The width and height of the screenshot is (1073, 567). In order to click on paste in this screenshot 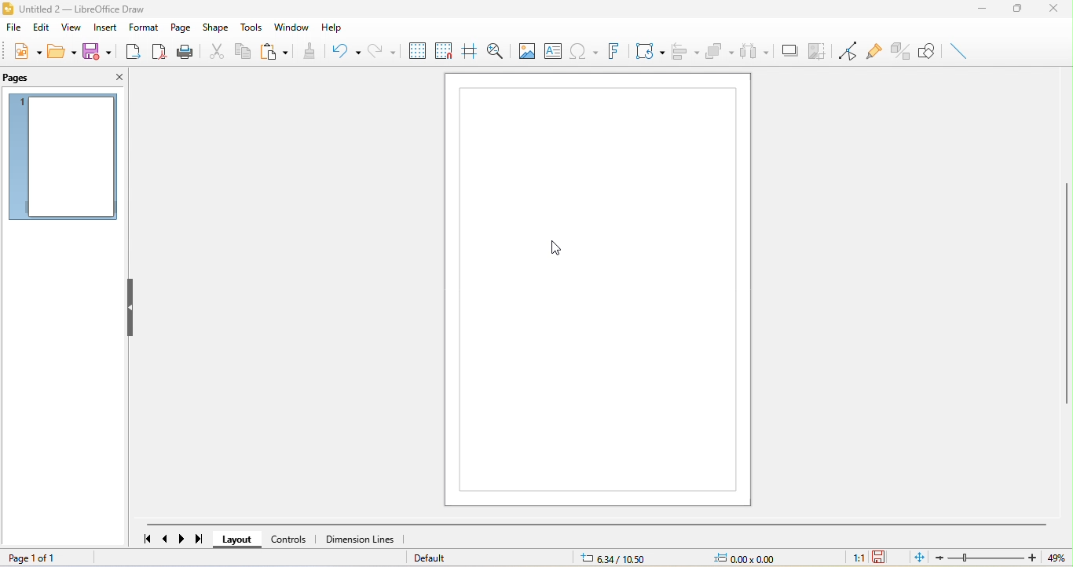, I will do `click(279, 51)`.